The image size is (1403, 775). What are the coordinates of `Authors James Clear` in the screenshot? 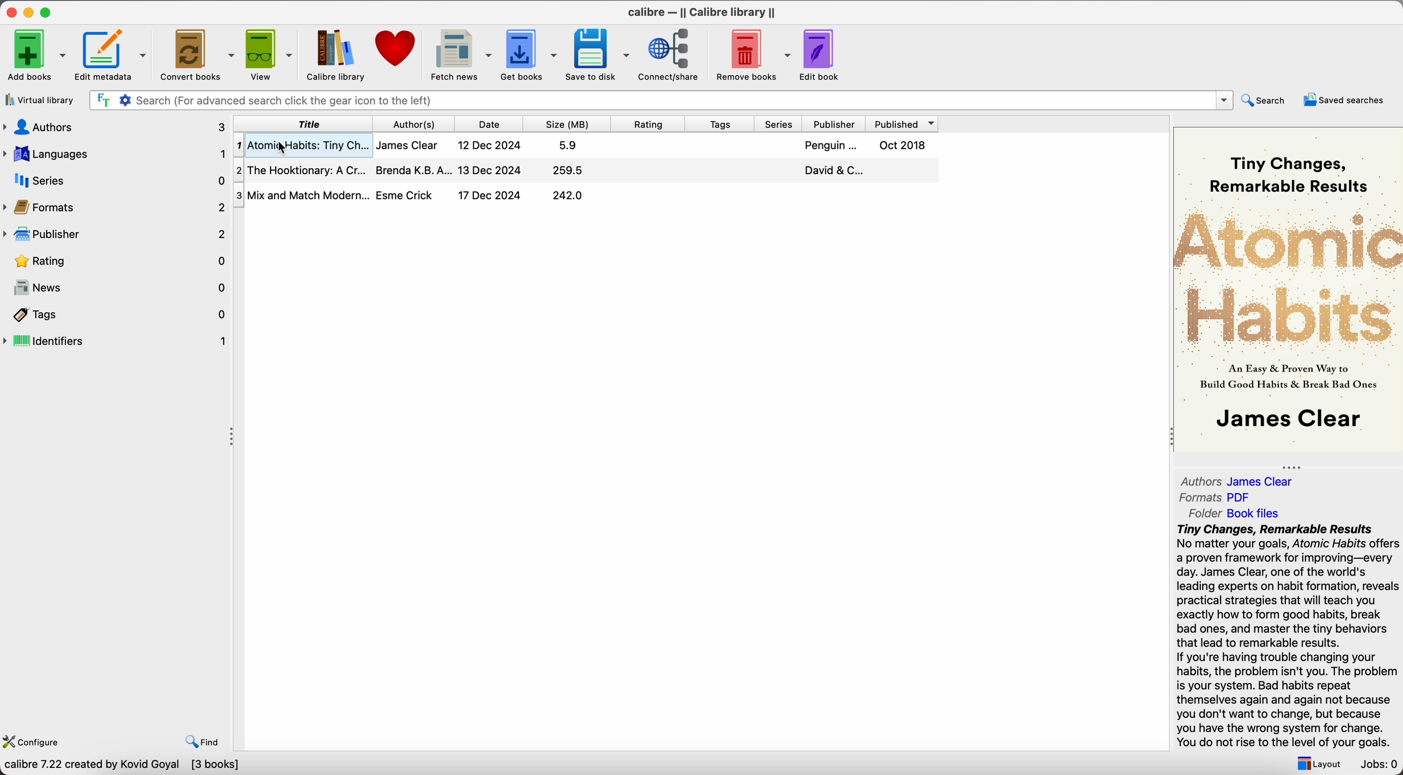 It's located at (1240, 480).